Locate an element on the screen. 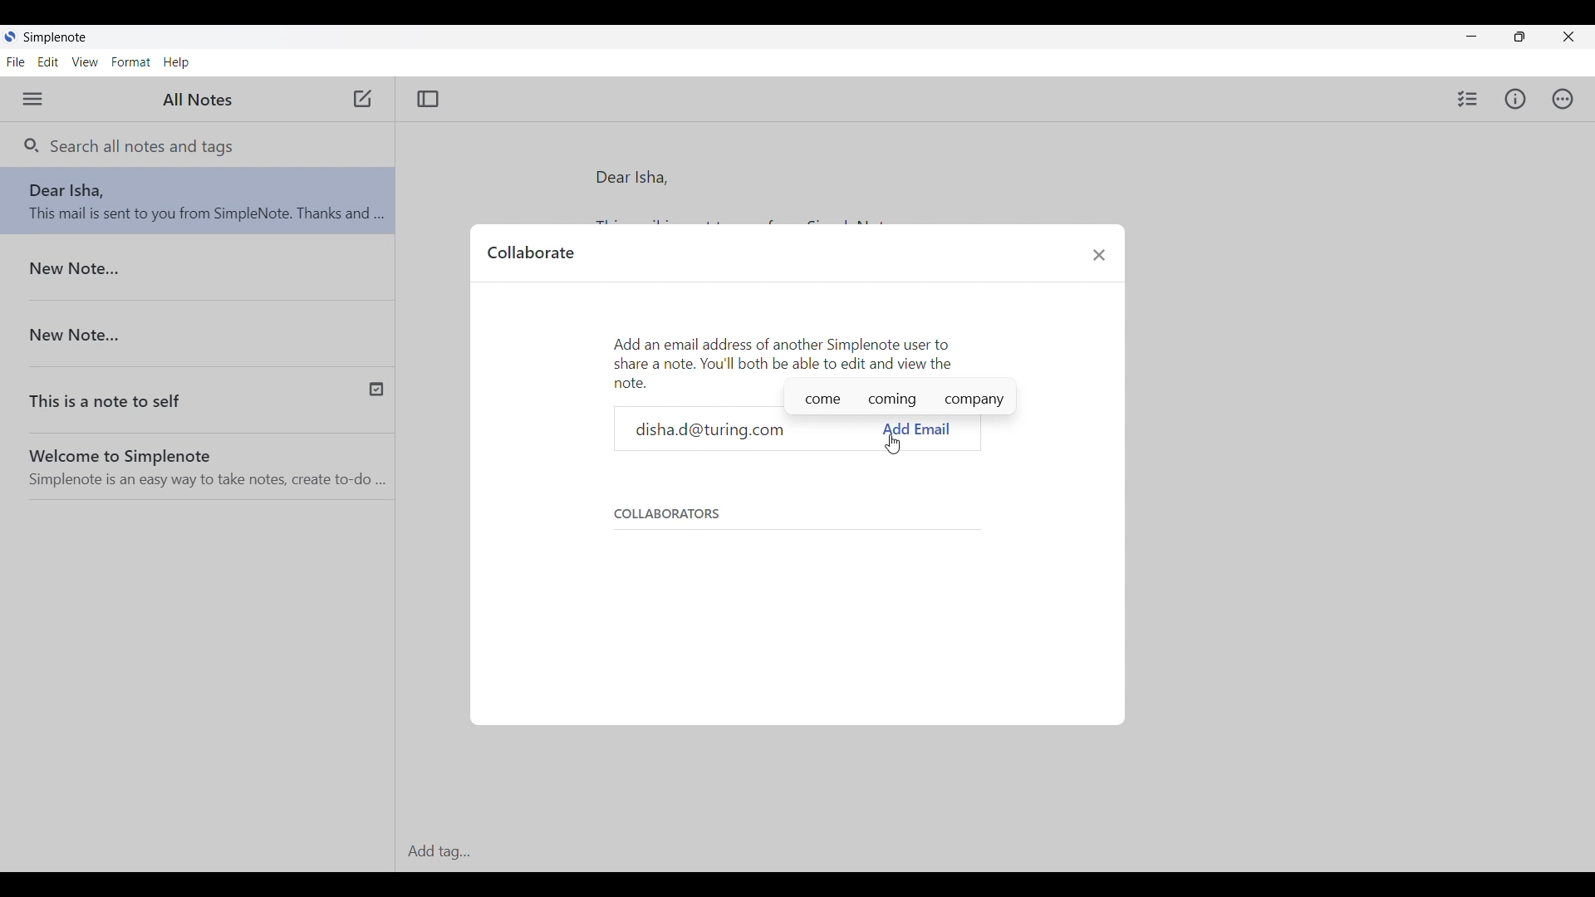 Image resolution: width=1595 pixels, height=897 pixels. disha.d@turing.com is located at coordinates (753, 429).